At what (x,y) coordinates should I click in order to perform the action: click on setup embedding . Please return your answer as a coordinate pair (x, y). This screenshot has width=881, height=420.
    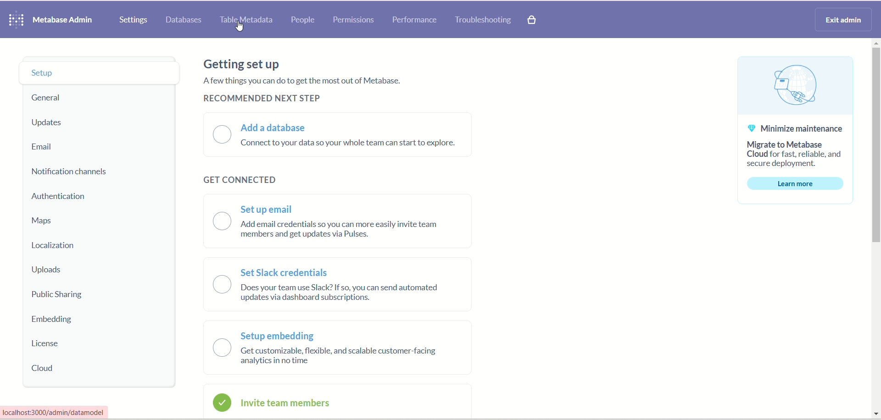
    Looking at the image, I should click on (329, 334).